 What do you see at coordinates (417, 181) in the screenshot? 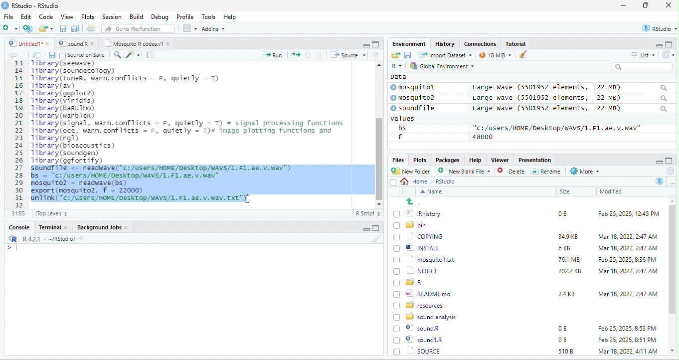
I see ` Home` at bounding box center [417, 181].